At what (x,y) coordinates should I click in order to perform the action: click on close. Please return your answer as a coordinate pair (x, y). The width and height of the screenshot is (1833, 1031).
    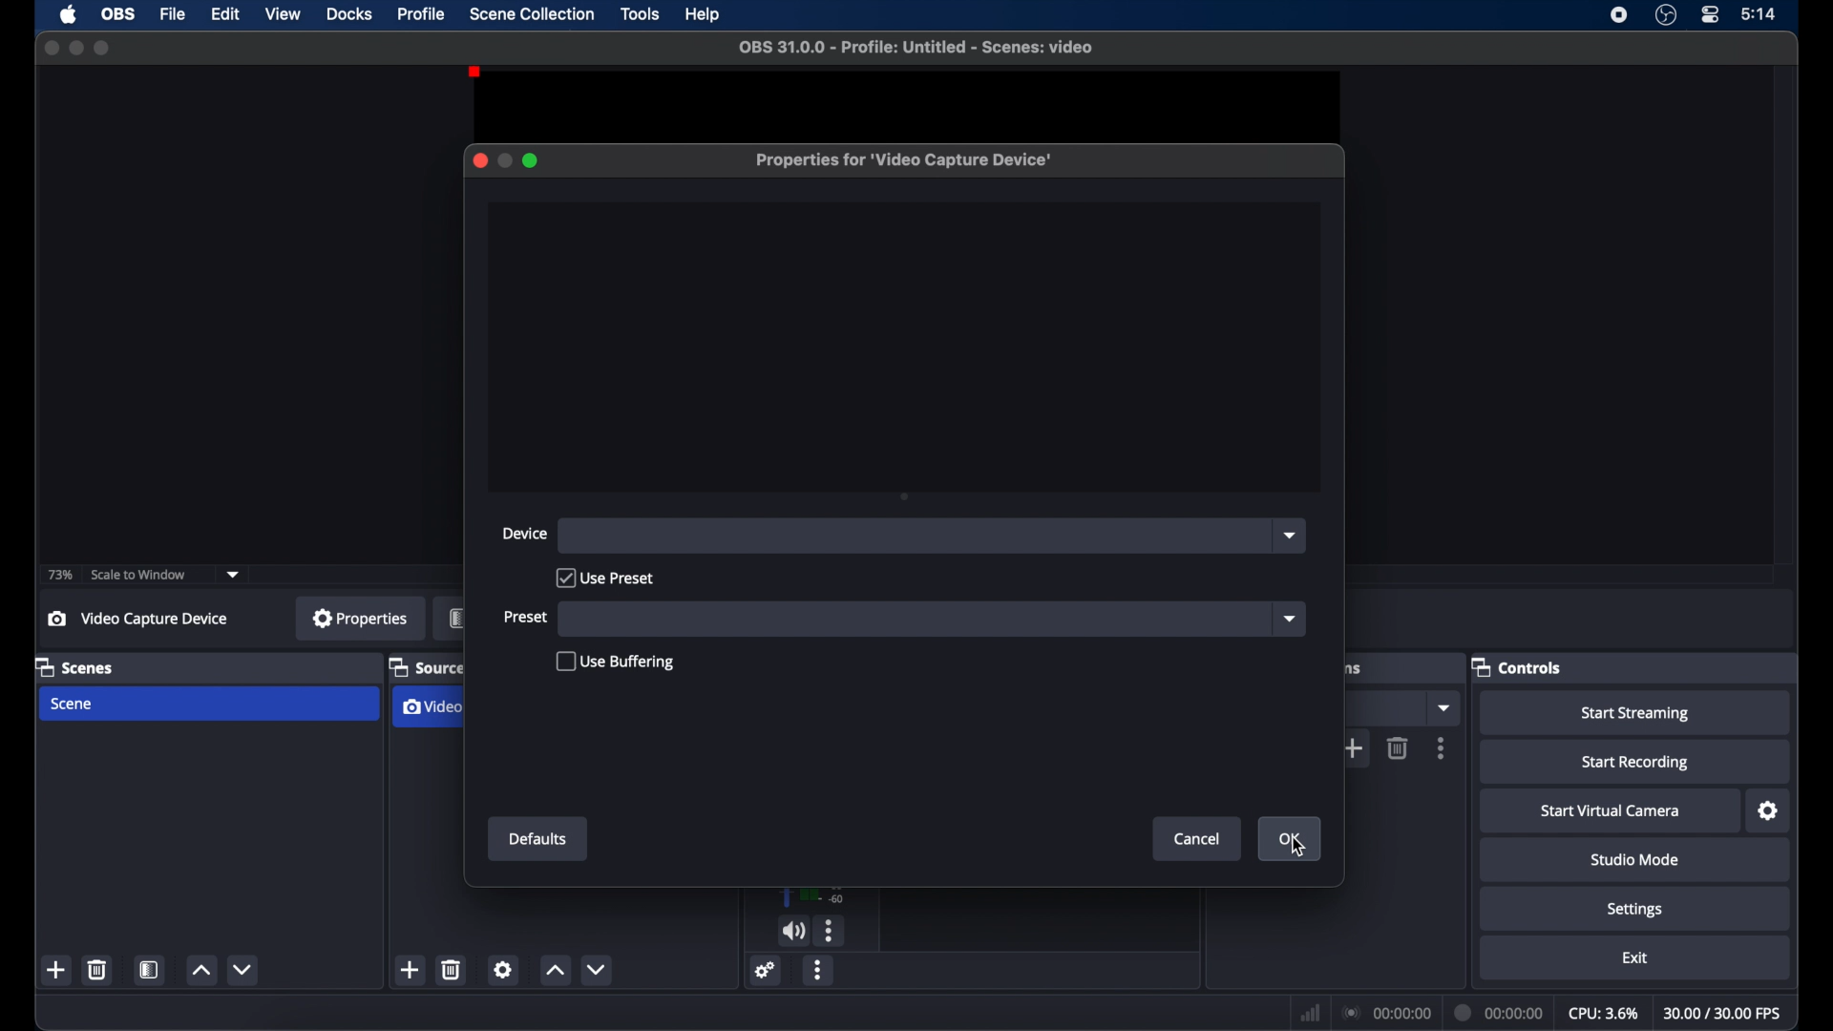
    Looking at the image, I should click on (479, 160).